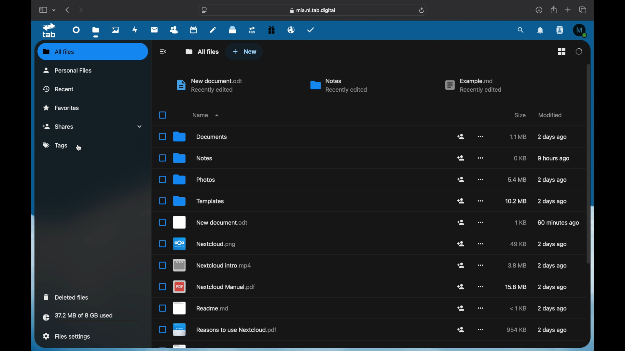 The height and width of the screenshot is (351, 625). What do you see at coordinates (155, 30) in the screenshot?
I see `mail` at bounding box center [155, 30].